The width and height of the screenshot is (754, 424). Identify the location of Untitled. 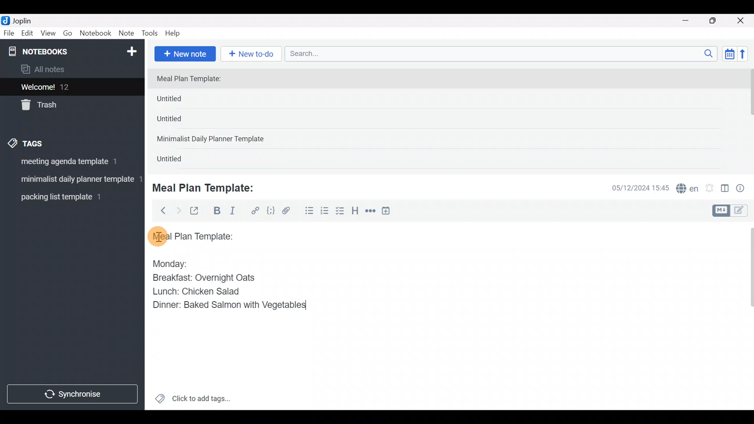
(182, 101).